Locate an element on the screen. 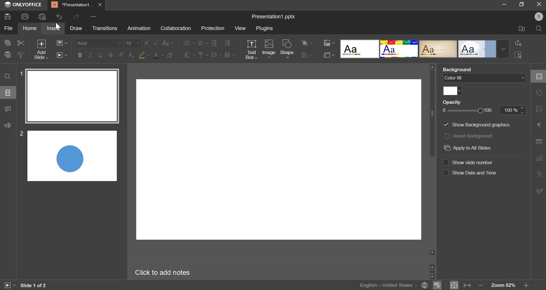  scroll down is located at coordinates (434, 277).